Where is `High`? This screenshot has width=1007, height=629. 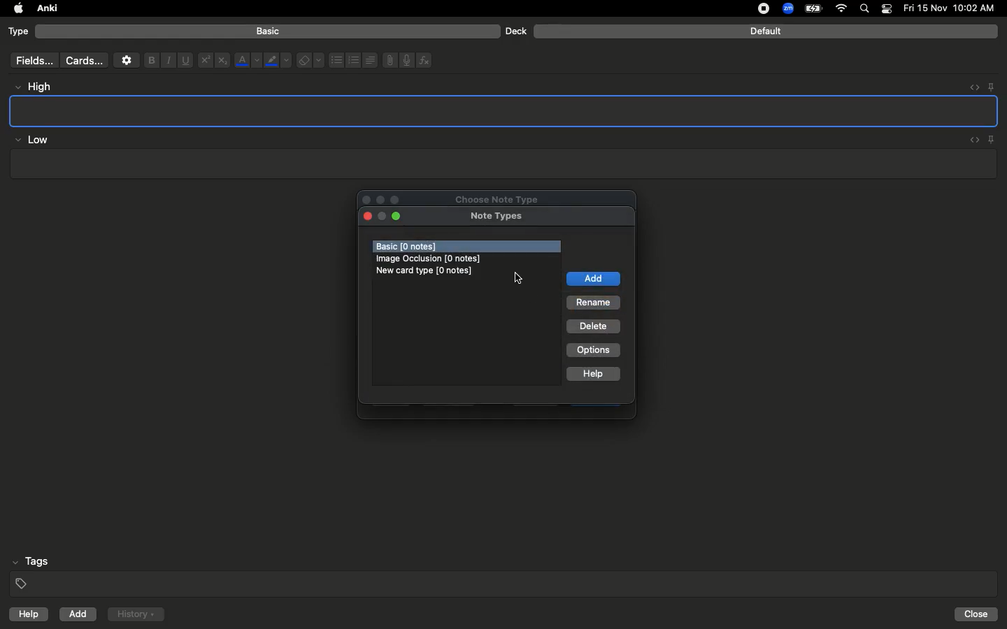 High is located at coordinates (39, 87).